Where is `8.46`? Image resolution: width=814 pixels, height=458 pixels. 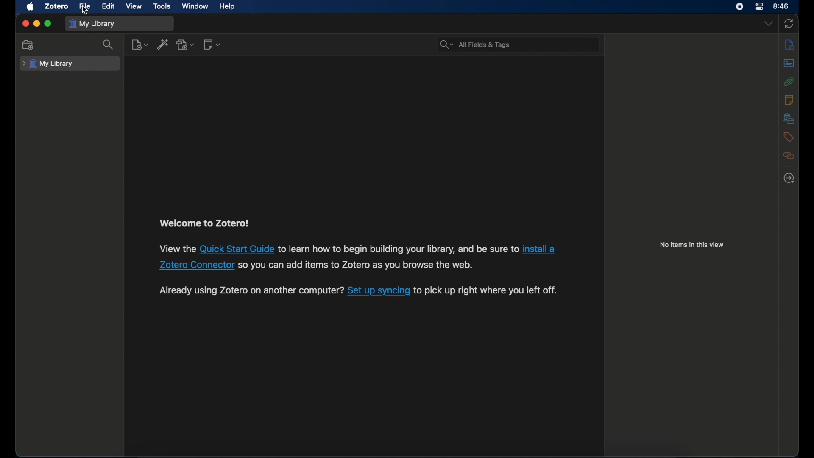
8.46 is located at coordinates (782, 6).